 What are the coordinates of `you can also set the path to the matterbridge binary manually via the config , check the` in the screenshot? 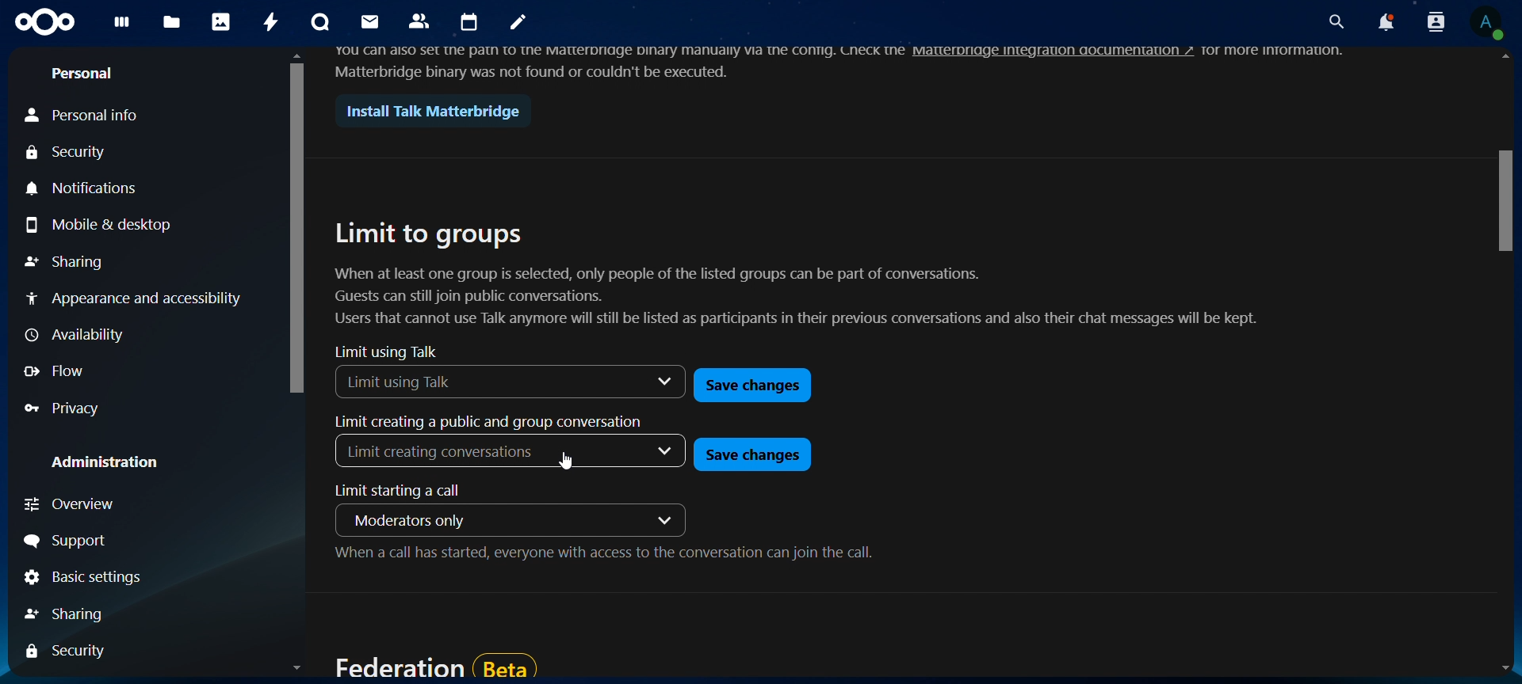 It's located at (610, 52).